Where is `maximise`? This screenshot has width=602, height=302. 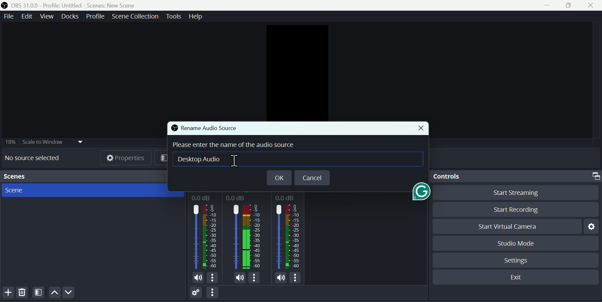 maximise is located at coordinates (569, 6).